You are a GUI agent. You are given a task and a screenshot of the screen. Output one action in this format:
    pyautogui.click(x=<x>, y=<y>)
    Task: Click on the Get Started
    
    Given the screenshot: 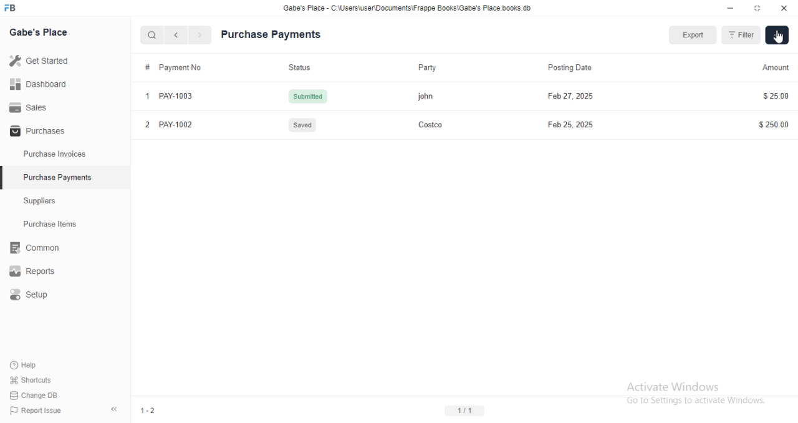 What is the action you would take?
    pyautogui.click(x=39, y=60)
    